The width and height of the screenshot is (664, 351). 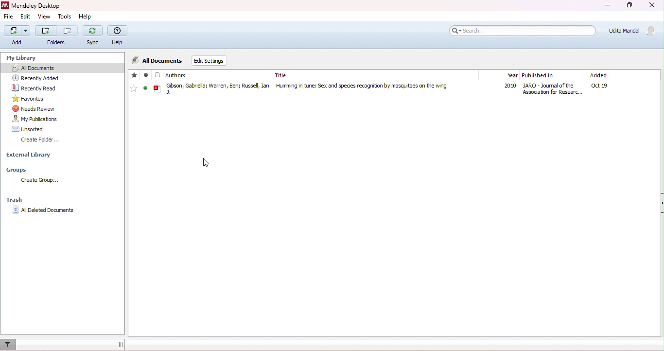 I want to click on favorite, so click(x=135, y=75).